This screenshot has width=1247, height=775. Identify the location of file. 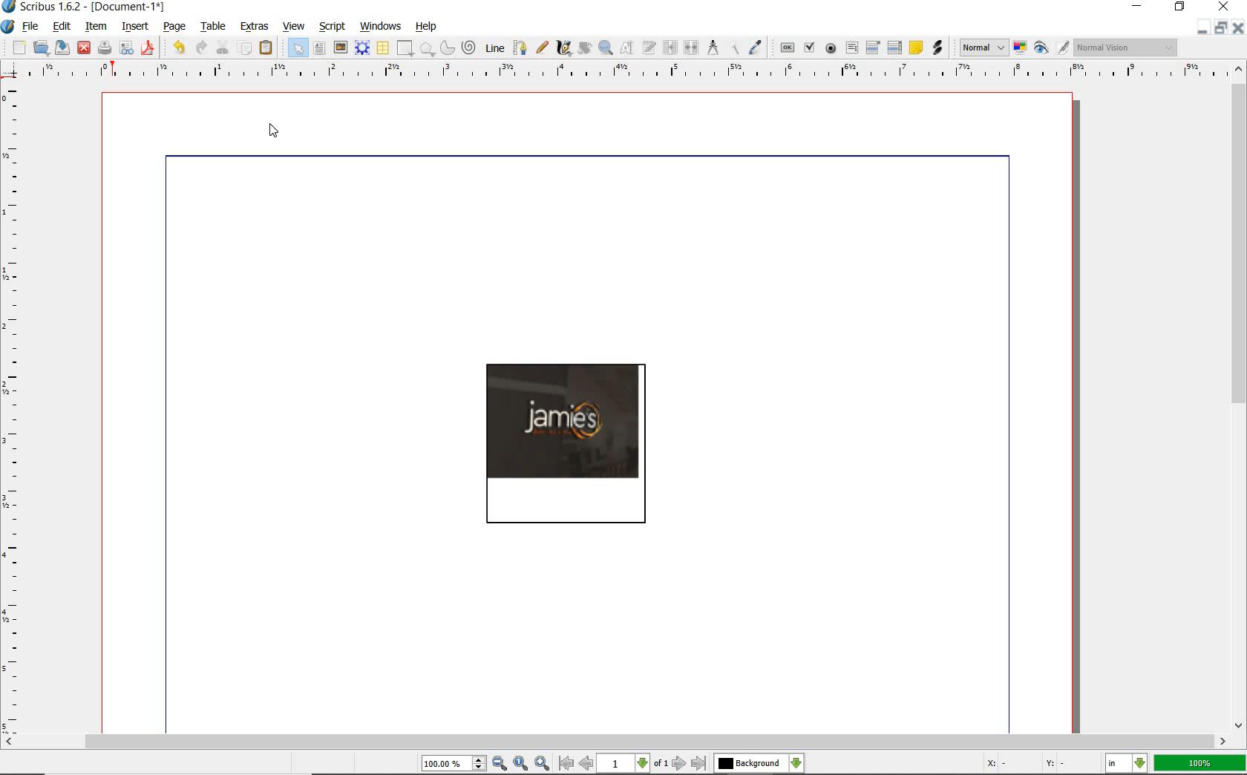
(34, 25).